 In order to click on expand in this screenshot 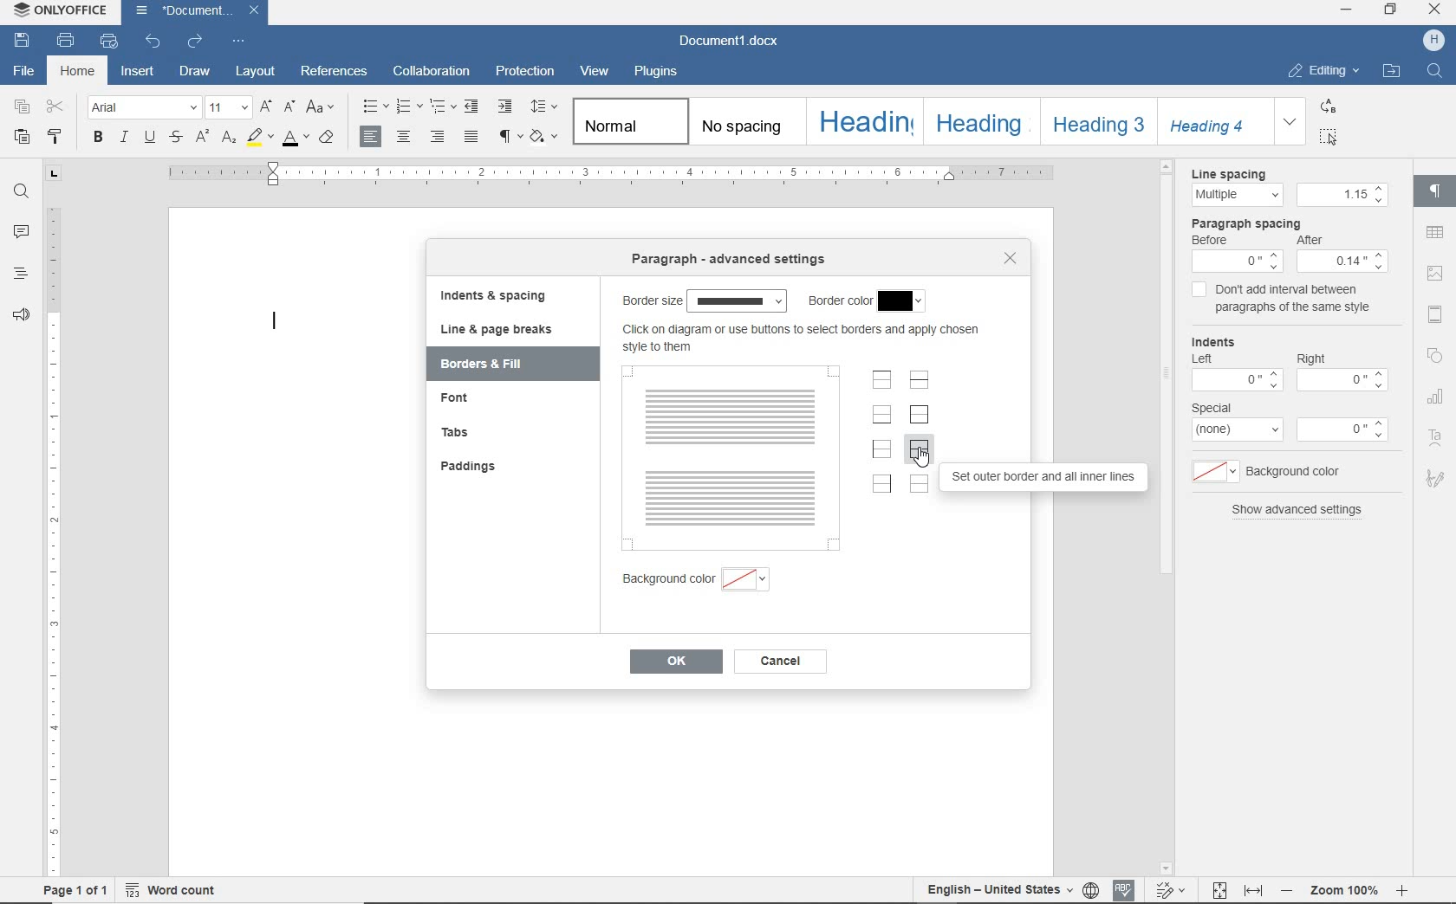, I will do `click(1290, 120)`.